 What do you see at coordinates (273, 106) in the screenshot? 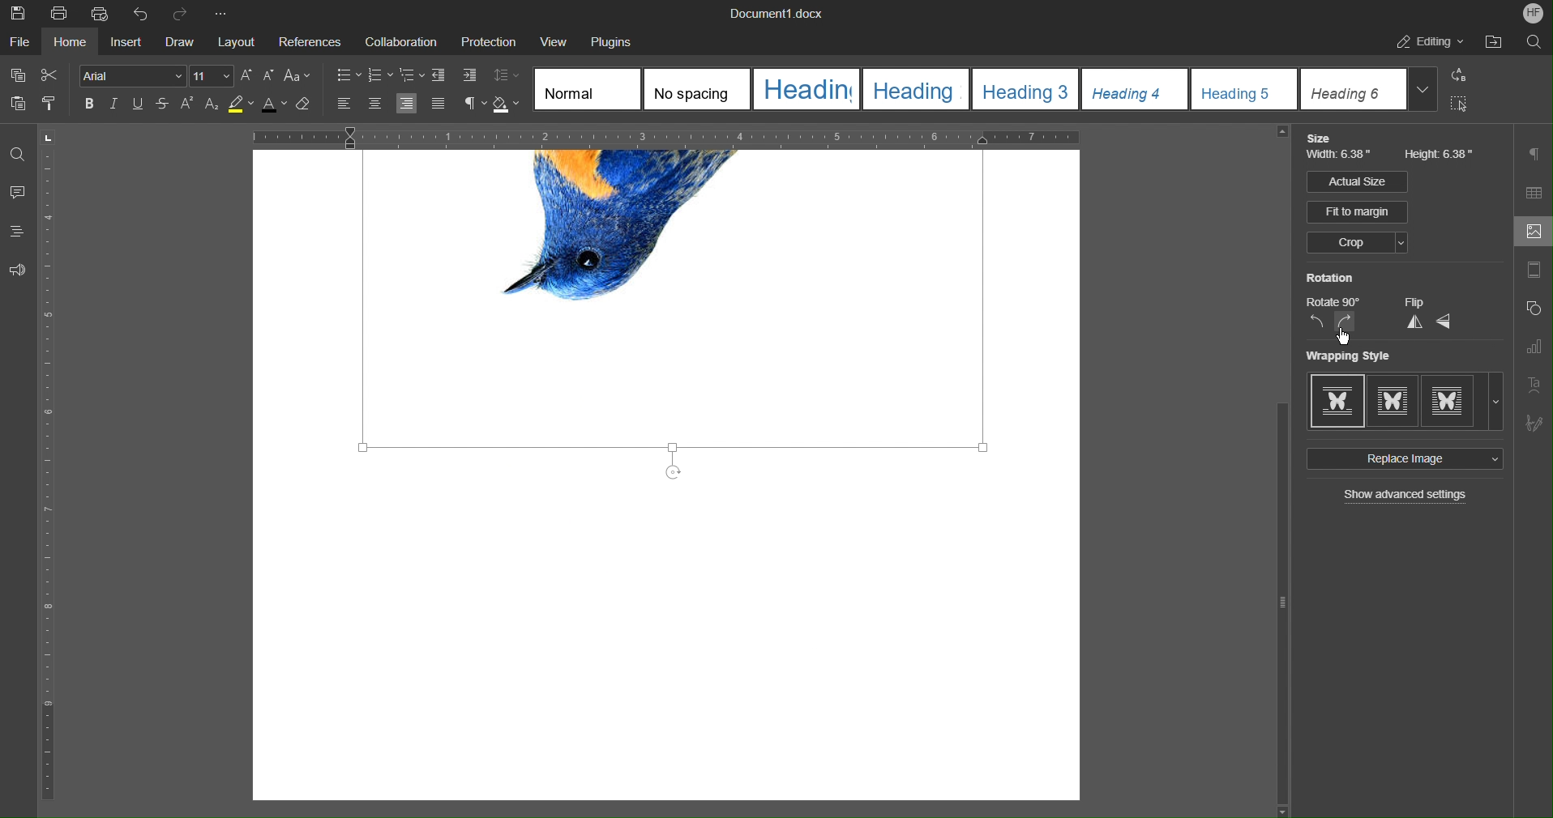
I see `Text Color` at bounding box center [273, 106].